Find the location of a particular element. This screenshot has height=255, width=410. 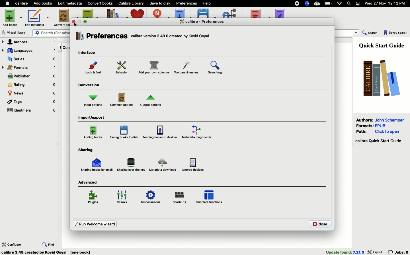

Extensions is located at coordinates (307, 4).